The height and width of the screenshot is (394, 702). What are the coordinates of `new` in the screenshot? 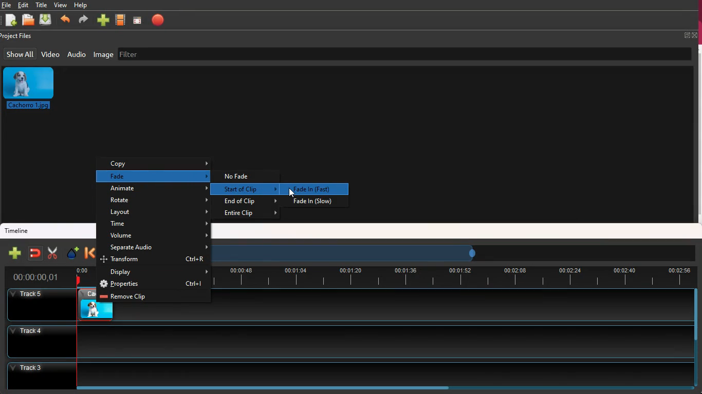 It's located at (10, 21).